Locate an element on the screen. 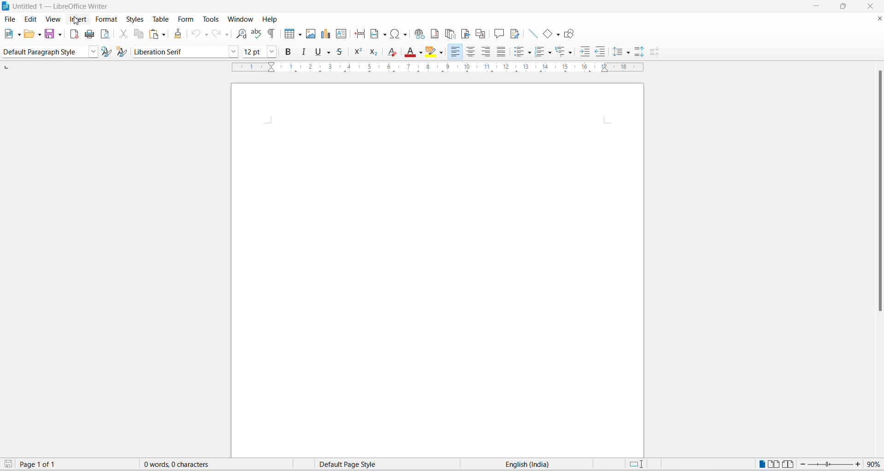  print is located at coordinates (88, 33).